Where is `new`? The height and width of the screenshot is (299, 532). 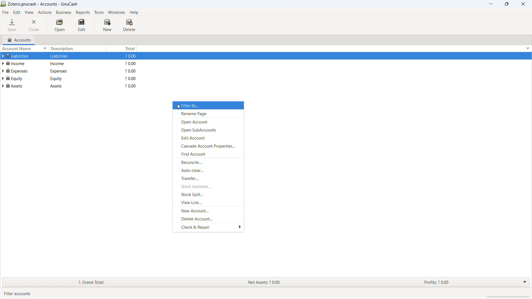
new is located at coordinates (107, 25).